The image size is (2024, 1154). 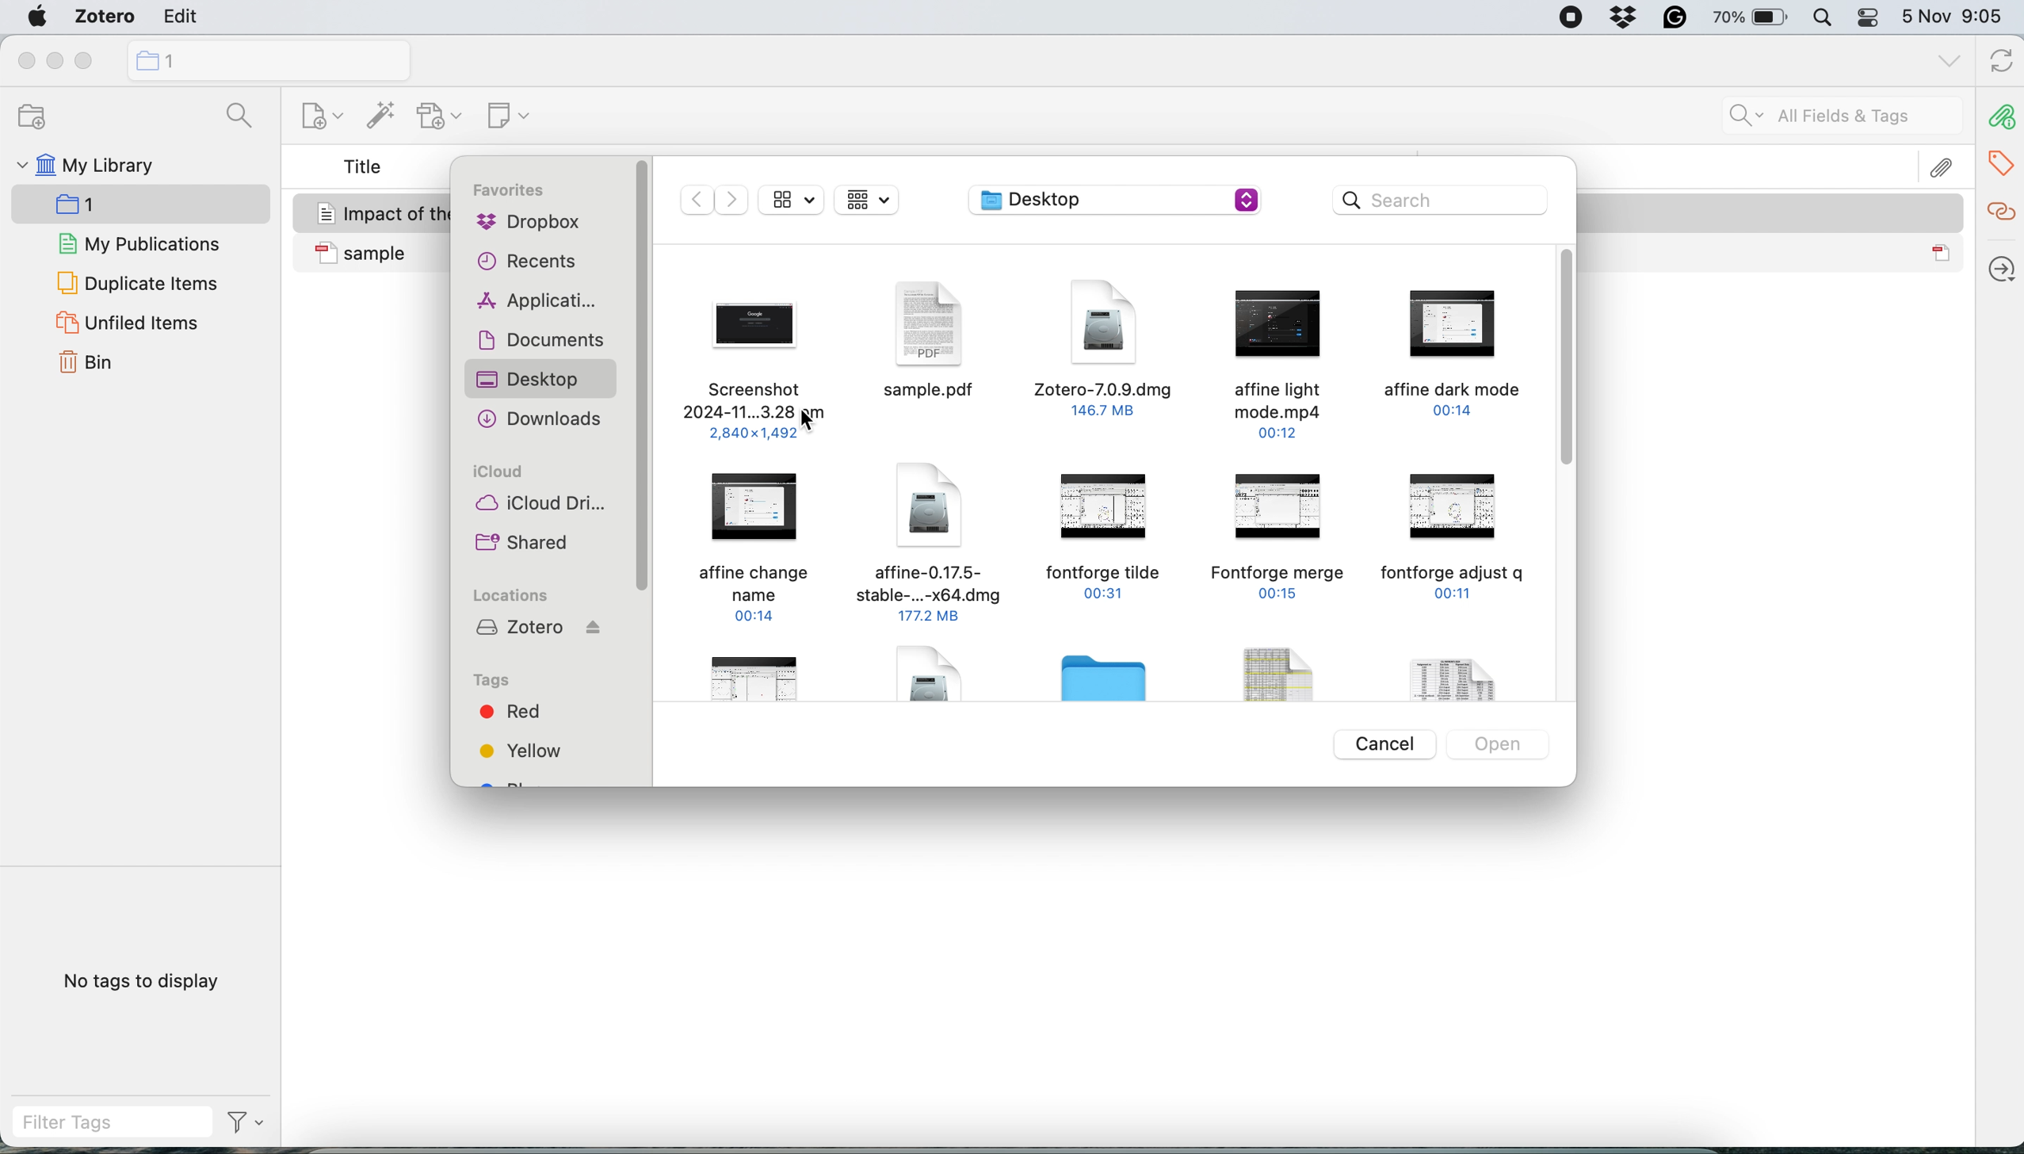 What do you see at coordinates (1274, 357) in the screenshot?
I see `Affine light mode.mp4` at bounding box center [1274, 357].